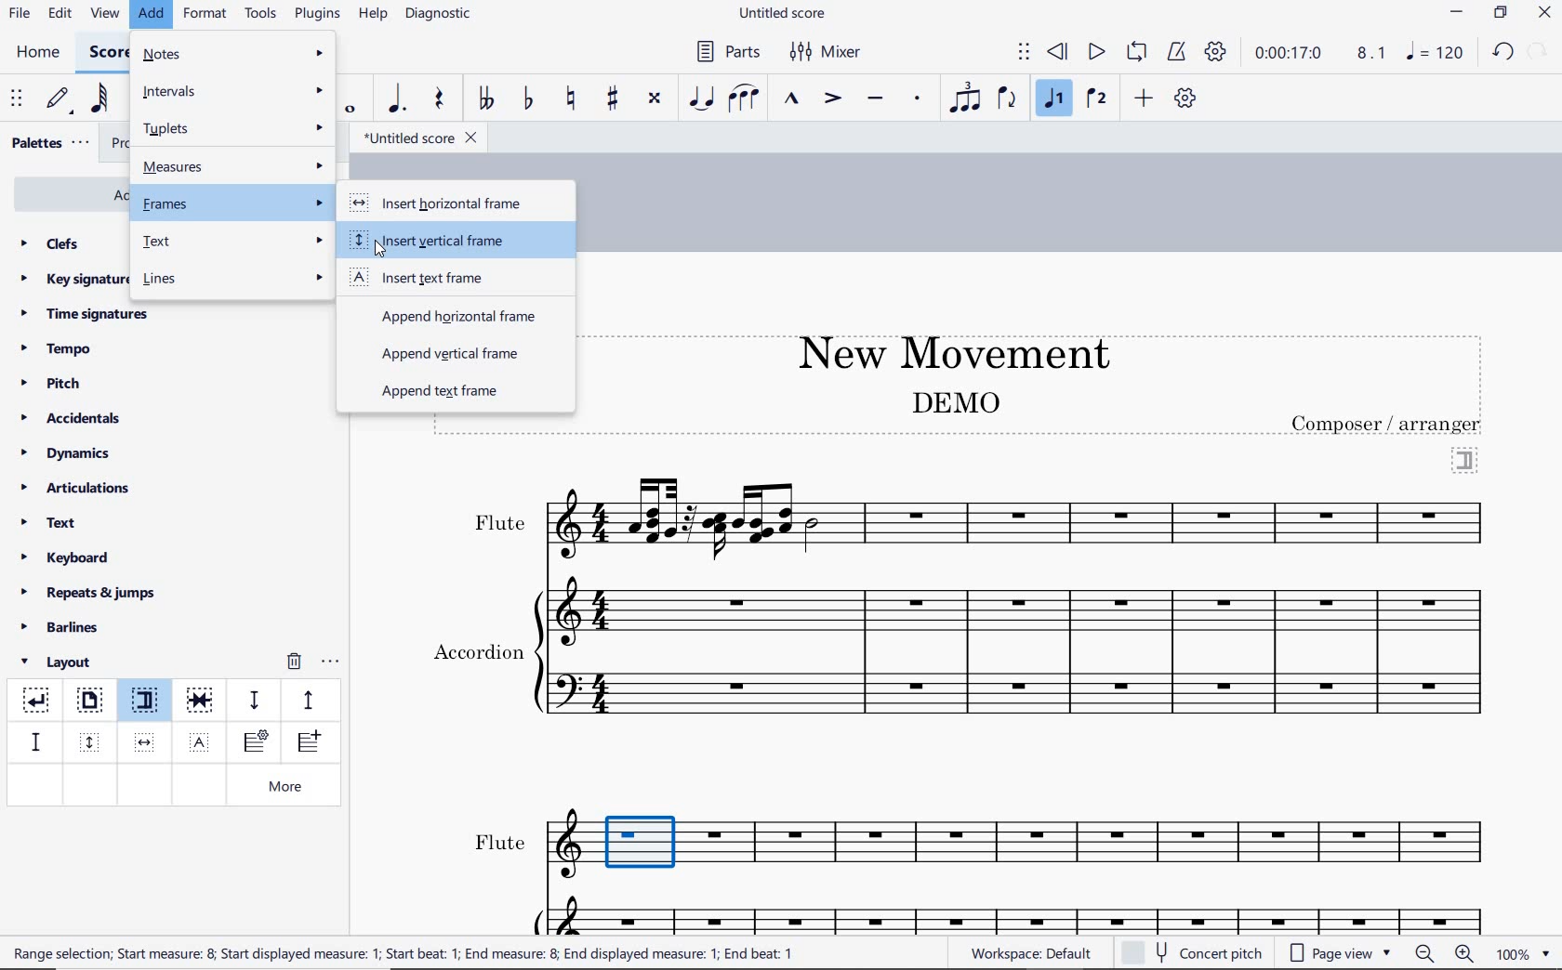 This screenshot has height=970, width=1562. What do you see at coordinates (1341, 953) in the screenshot?
I see `page view` at bounding box center [1341, 953].